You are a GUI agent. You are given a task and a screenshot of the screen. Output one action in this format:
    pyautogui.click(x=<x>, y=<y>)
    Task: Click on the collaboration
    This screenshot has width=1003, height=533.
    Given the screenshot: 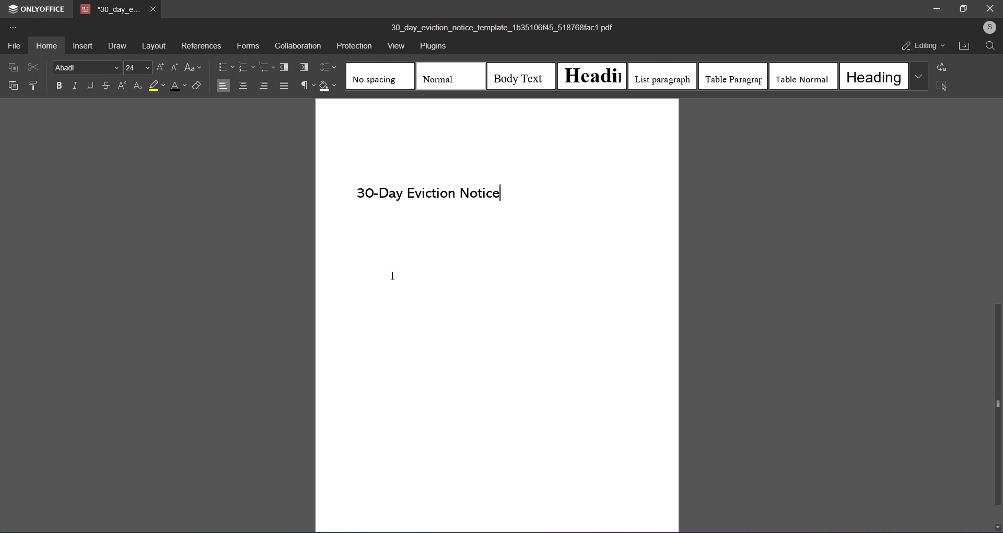 What is the action you would take?
    pyautogui.click(x=297, y=46)
    